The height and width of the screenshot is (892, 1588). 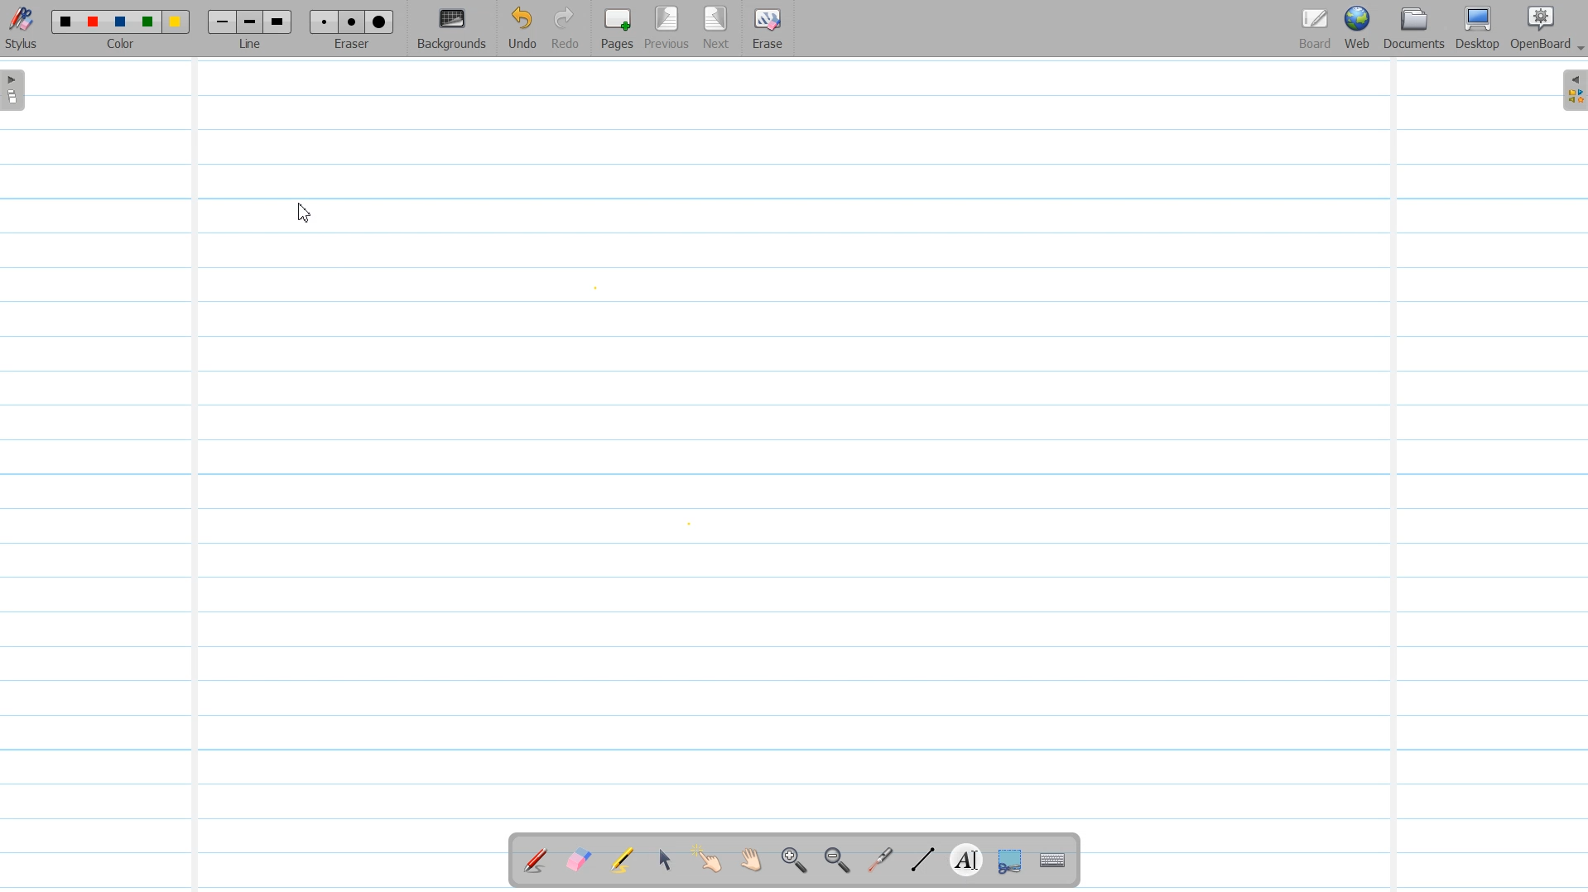 I want to click on Line, so click(x=252, y=28).